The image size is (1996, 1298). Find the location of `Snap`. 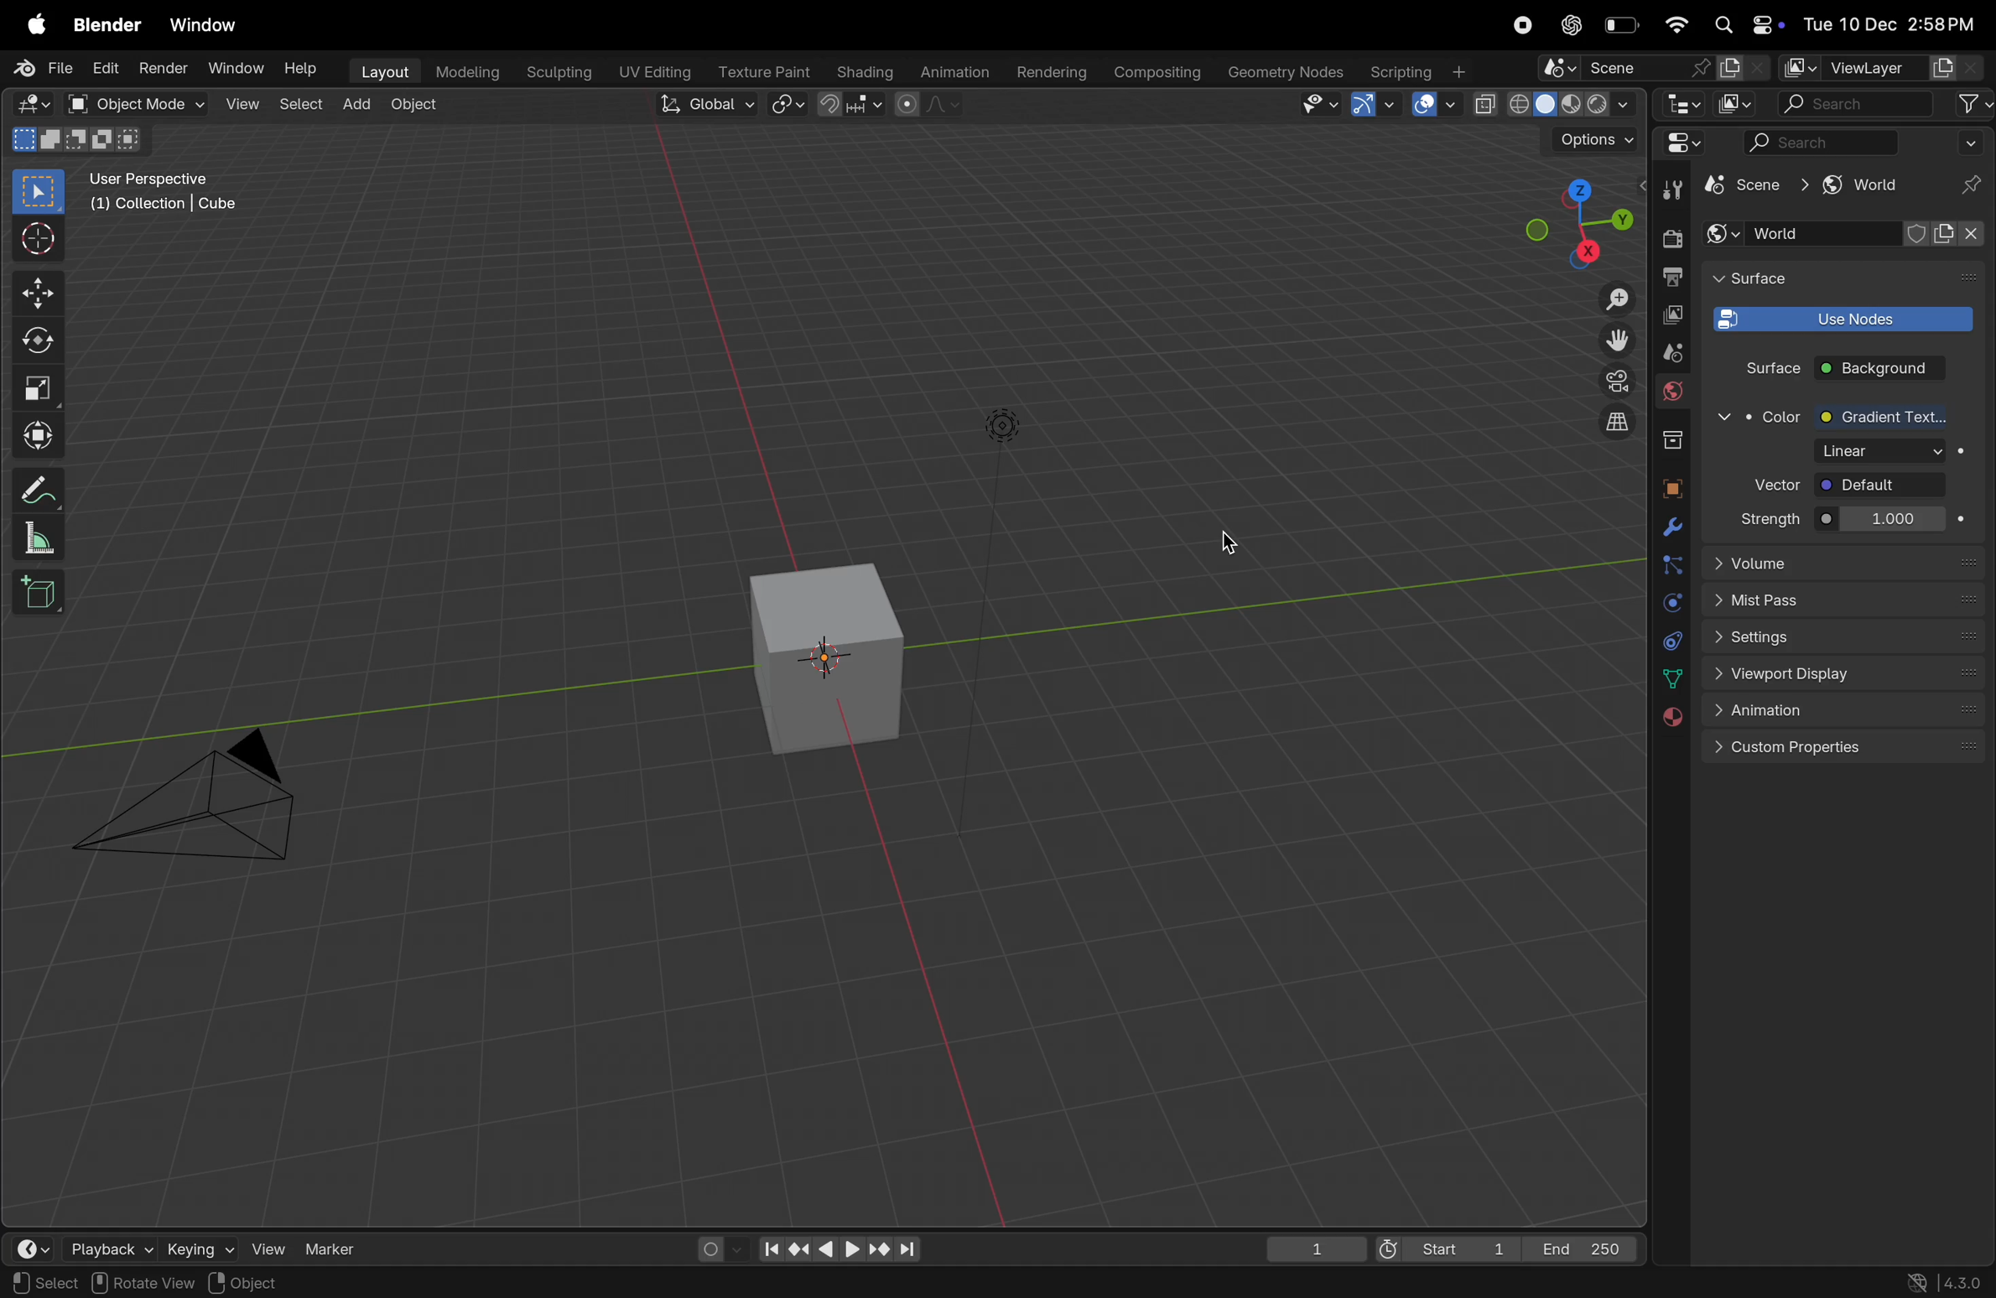

Snap is located at coordinates (855, 105).